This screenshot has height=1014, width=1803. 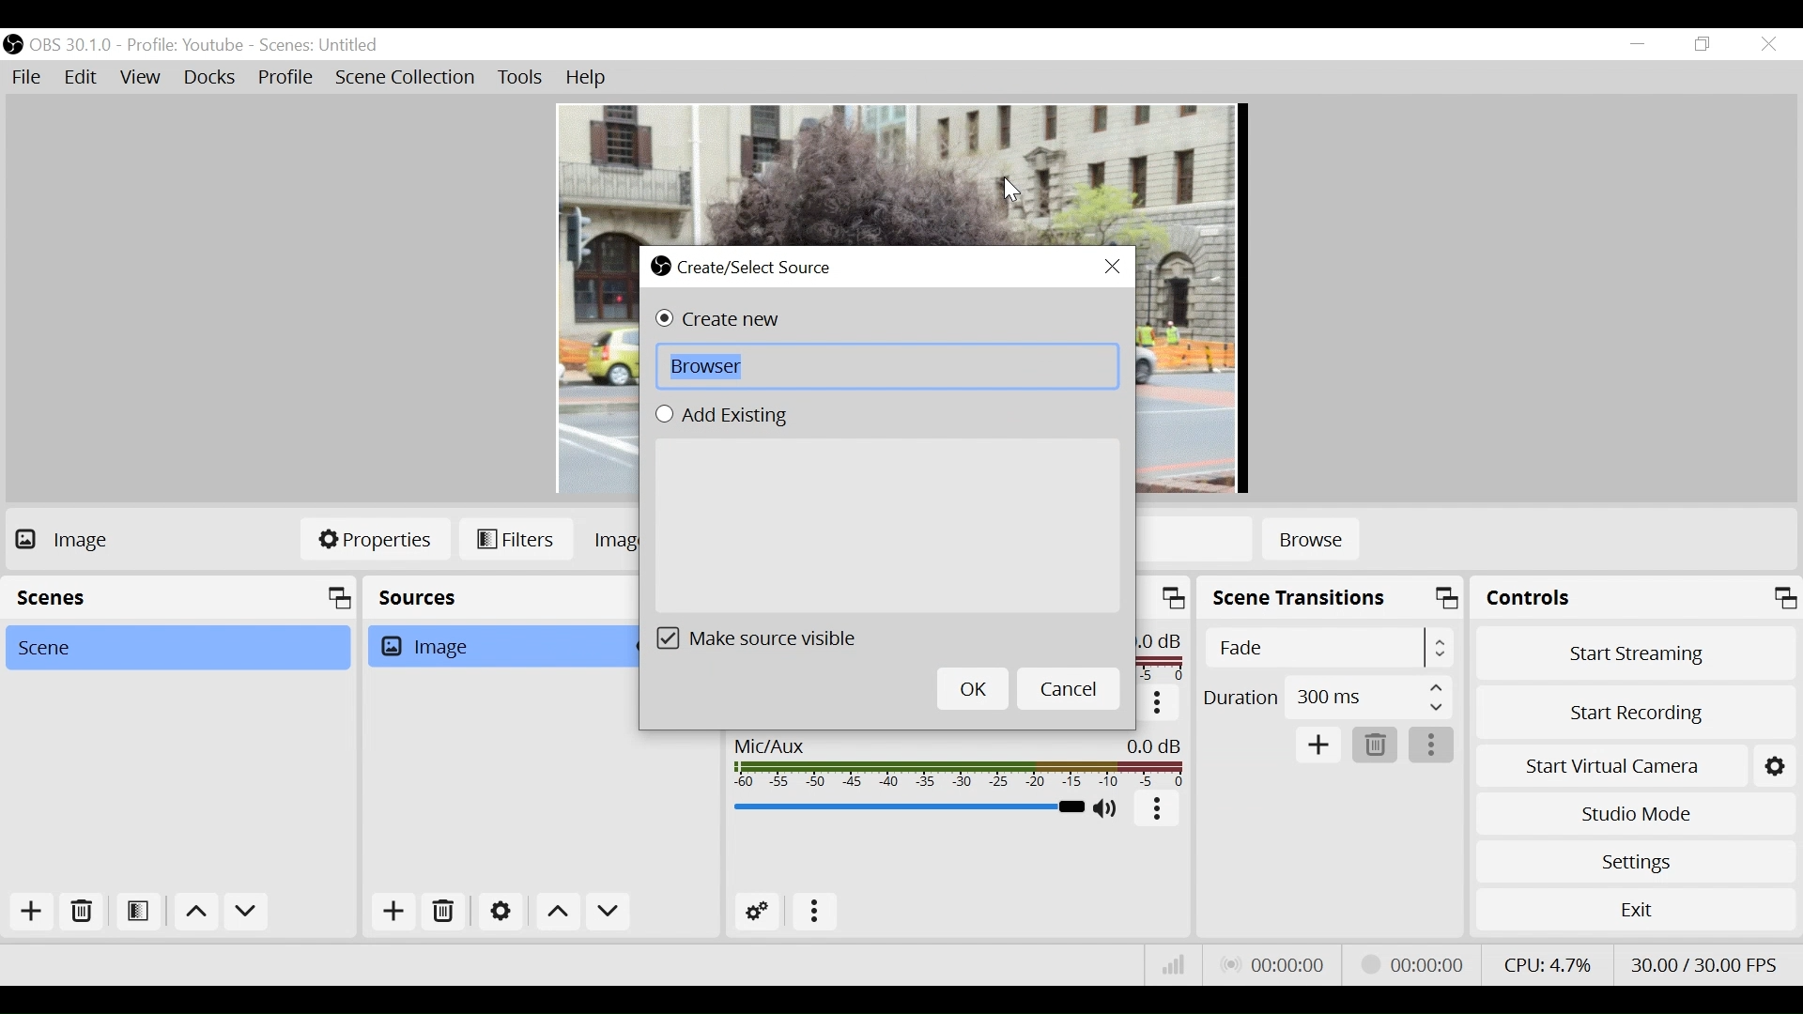 I want to click on Controls, so click(x=1639, y=597).